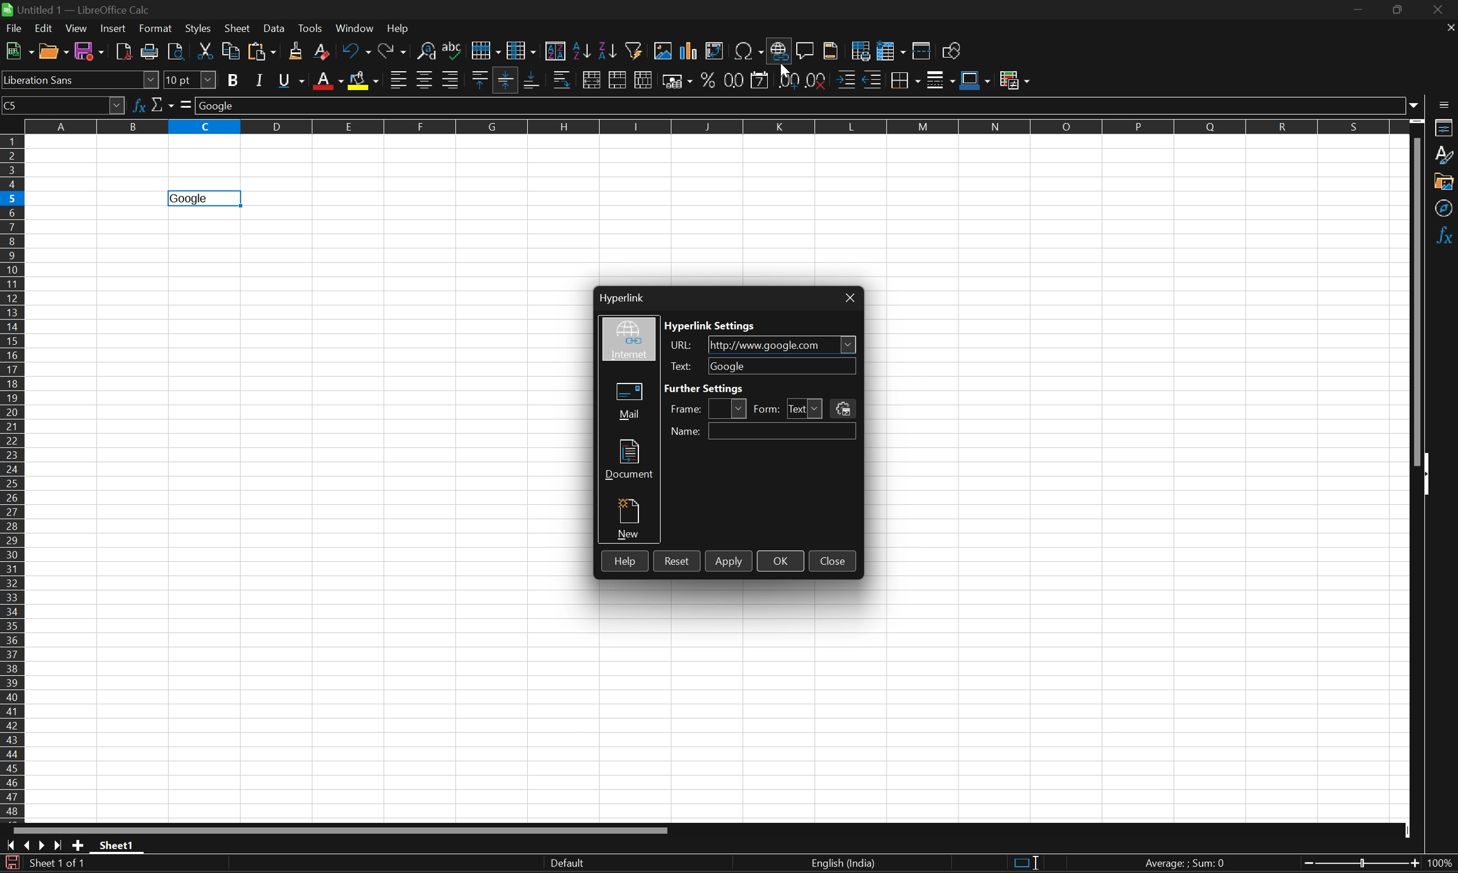 The width and height of the screenshot is (1458, 873). What do you see at coordinates (1445, 236) in the screenshot?
I see `Functions` at bounding box center [1445, 236].